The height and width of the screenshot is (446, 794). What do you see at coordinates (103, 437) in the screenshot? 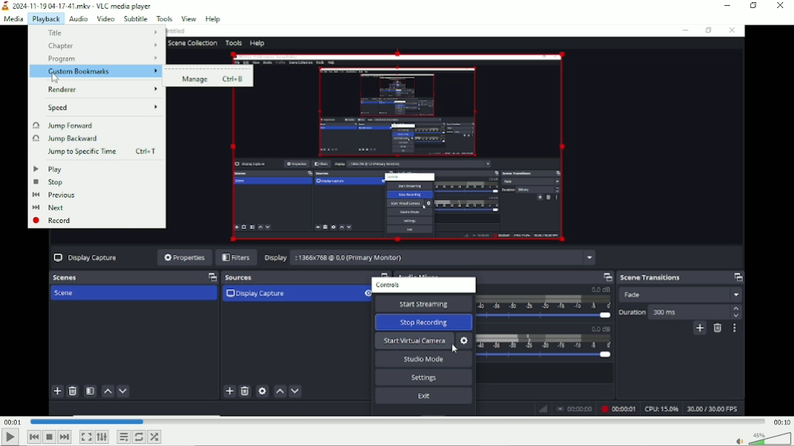
I see `Show extended settings` at bounding box center [103, 437].